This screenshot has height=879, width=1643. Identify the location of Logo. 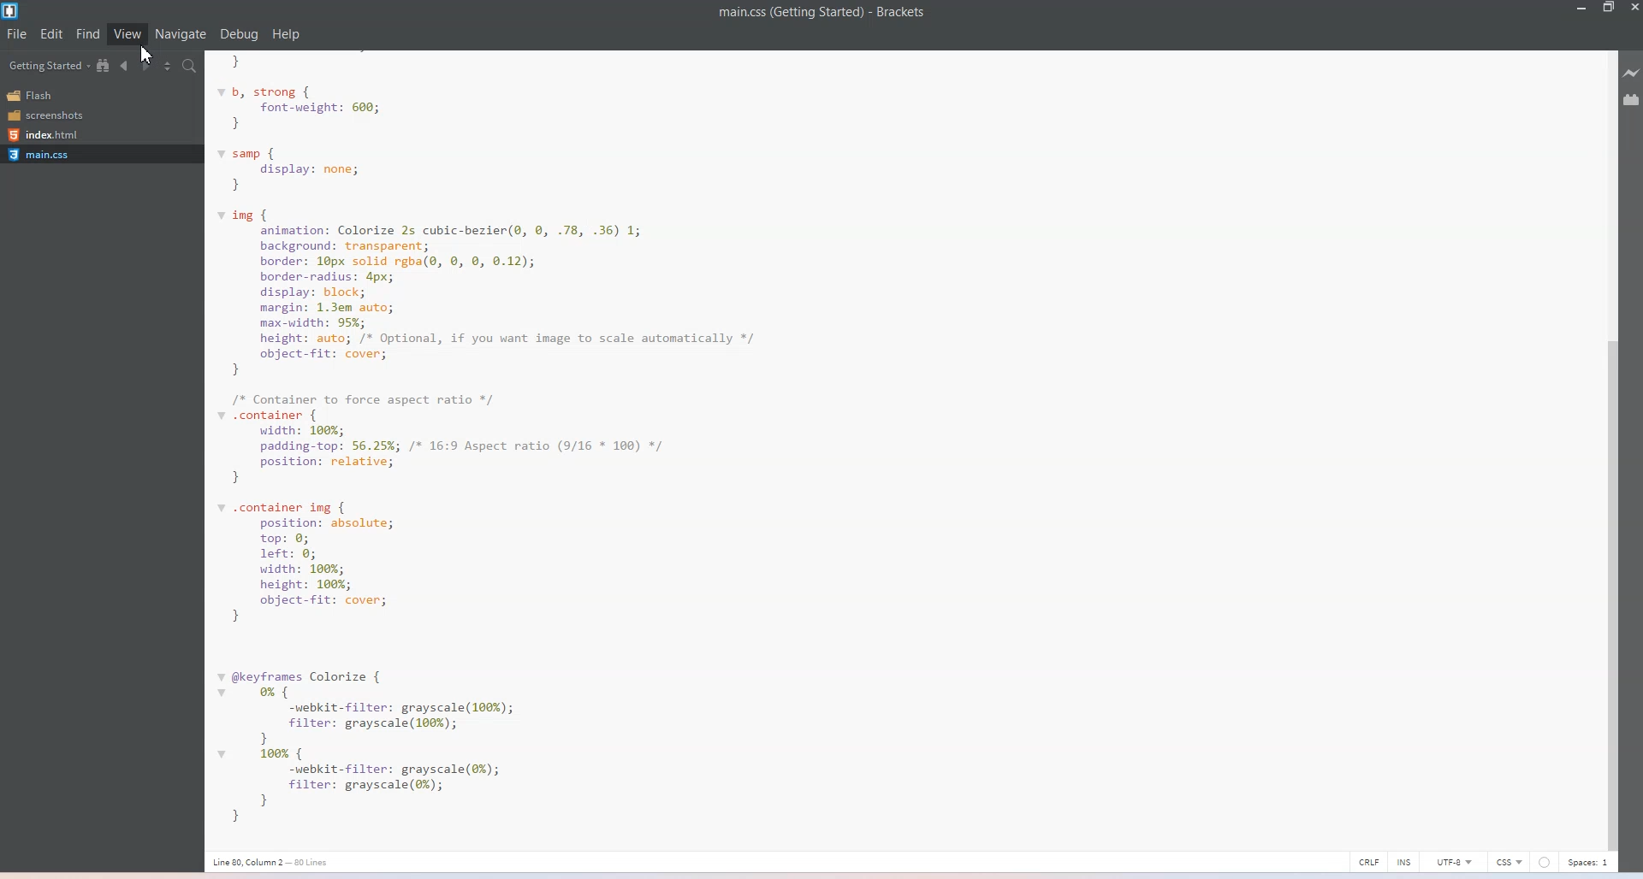
(12, 11).